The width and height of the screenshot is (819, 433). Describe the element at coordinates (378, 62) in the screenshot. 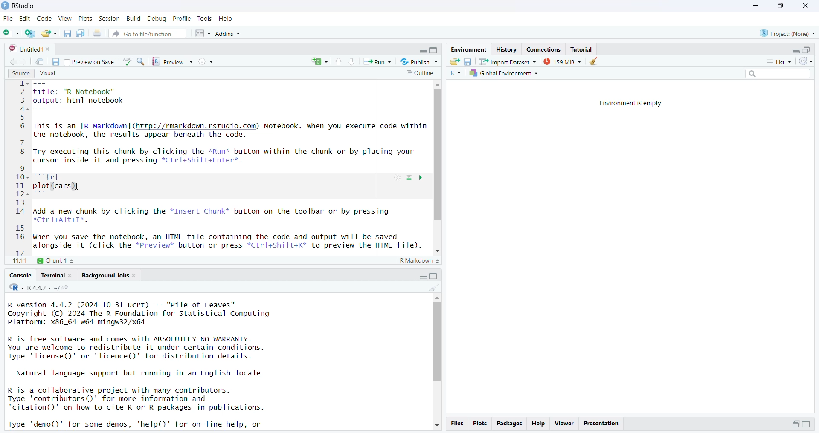

I see `run` at that location.